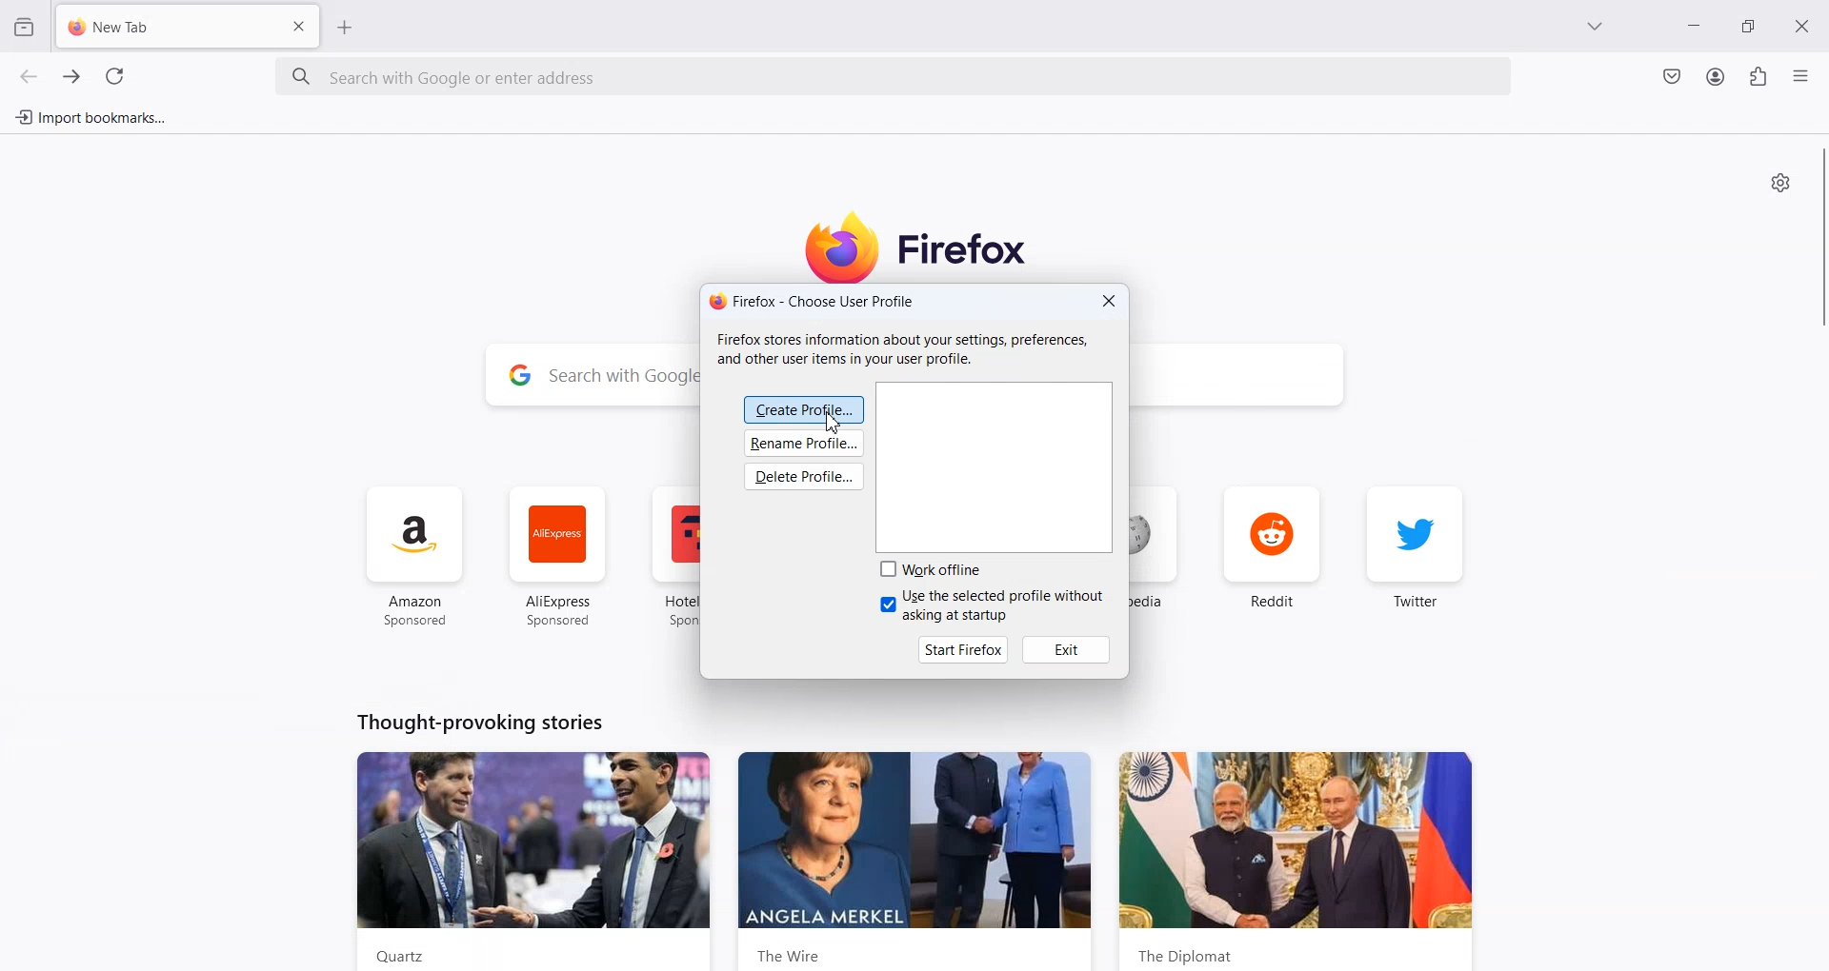  Describe the element at coordinates (1596, 28) in the screenshot. I see `List all tab` at that location.